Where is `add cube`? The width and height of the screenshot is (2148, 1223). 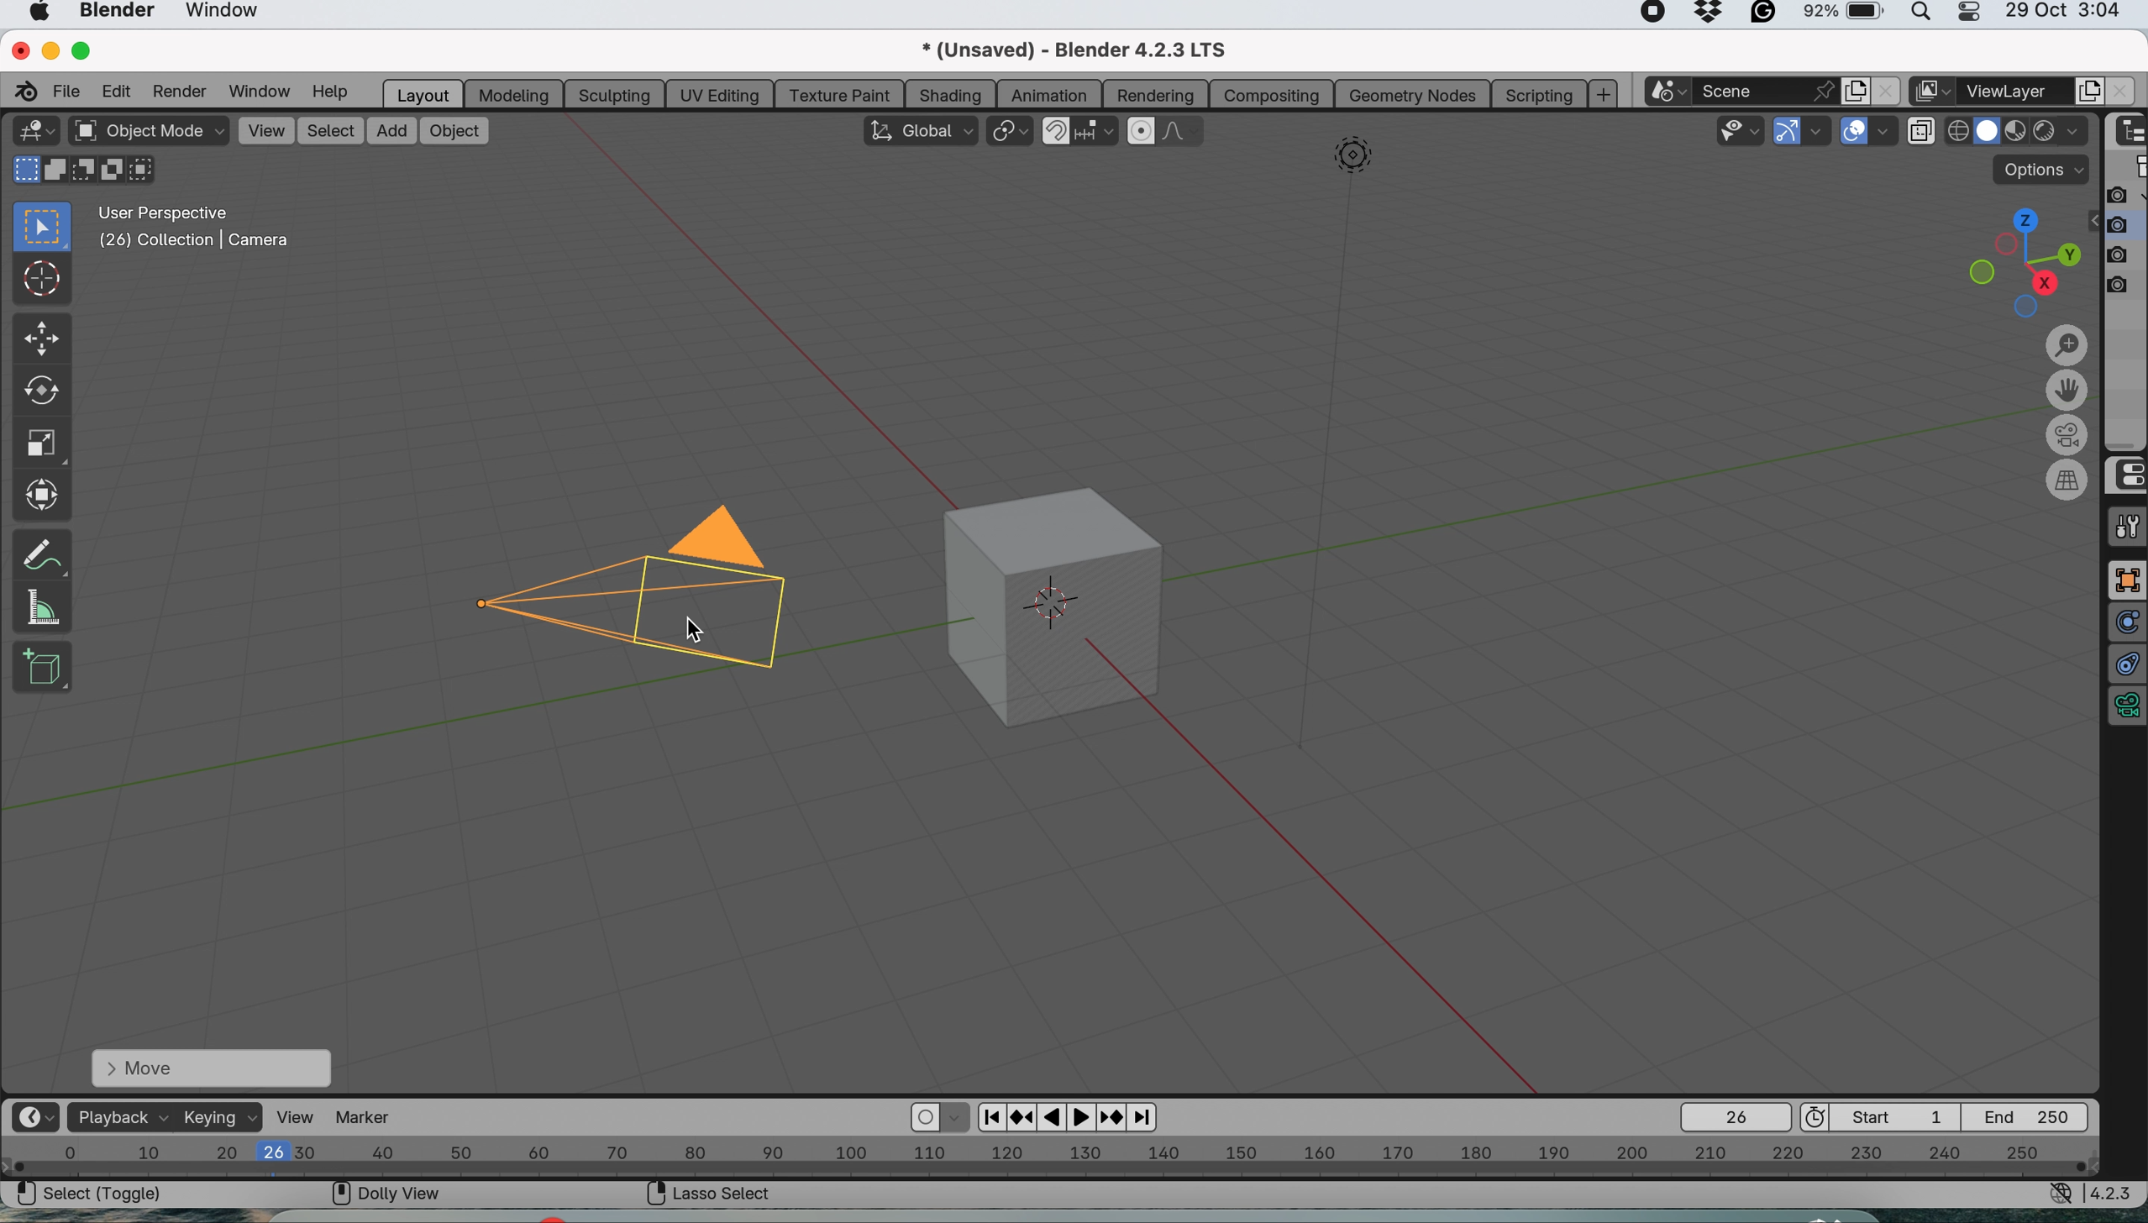
add cube is located at coordinates (43, 667).